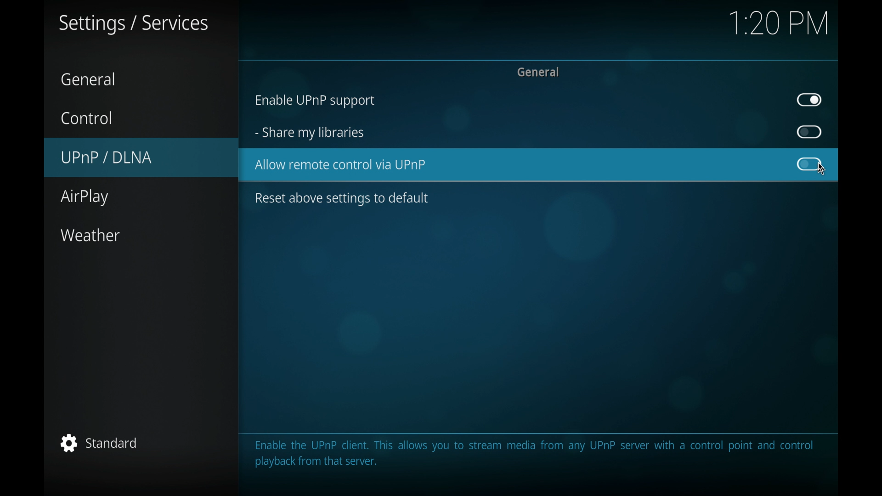 This screenshot has width=882, height=496. Describe the element at coordinates (90, 79) in the screenshot. I see `general` at that location.